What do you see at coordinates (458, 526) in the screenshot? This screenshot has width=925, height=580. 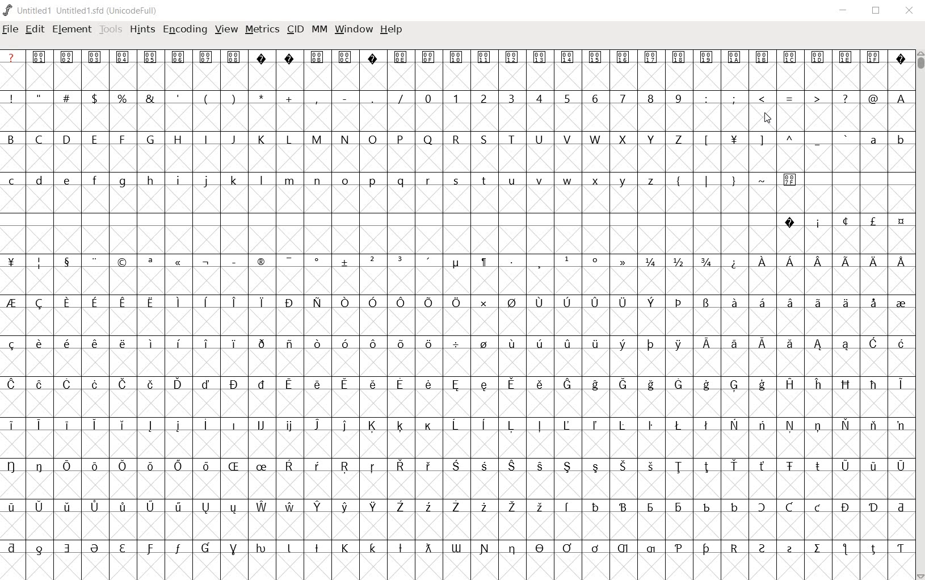 I see `empty cells` at bounding box center [458, 526].